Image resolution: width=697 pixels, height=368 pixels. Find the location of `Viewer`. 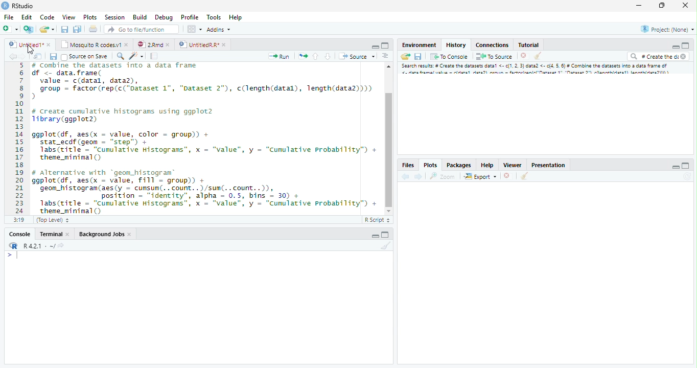

Viewer is located at coordinates (512, 165).